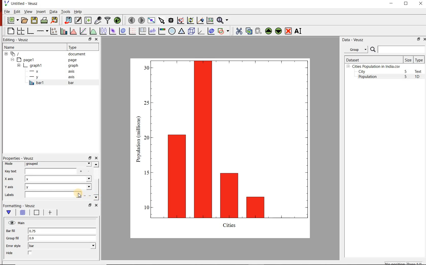 The width and height of the screenshot is (426, 265). What do you see at coordinates (73, 31) in the screenshot?
I see `histogram of a dataset` at bounding box center [73, 31].